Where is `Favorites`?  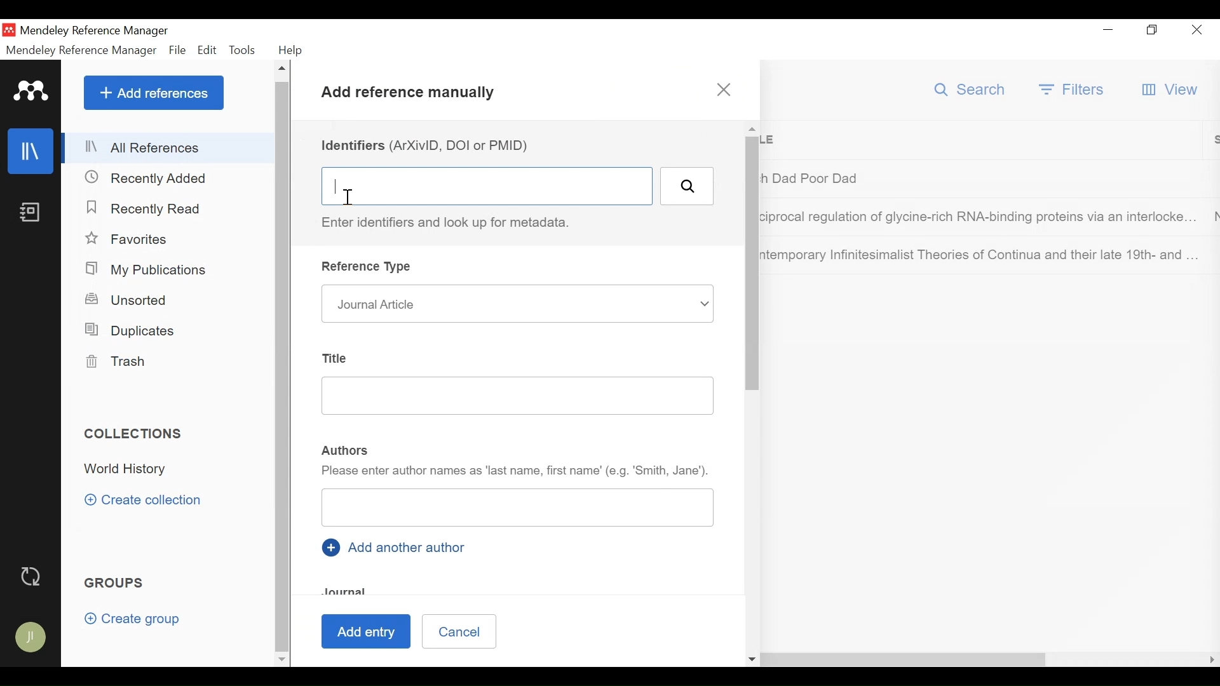 Favorites is located at coordinates (128, 239).